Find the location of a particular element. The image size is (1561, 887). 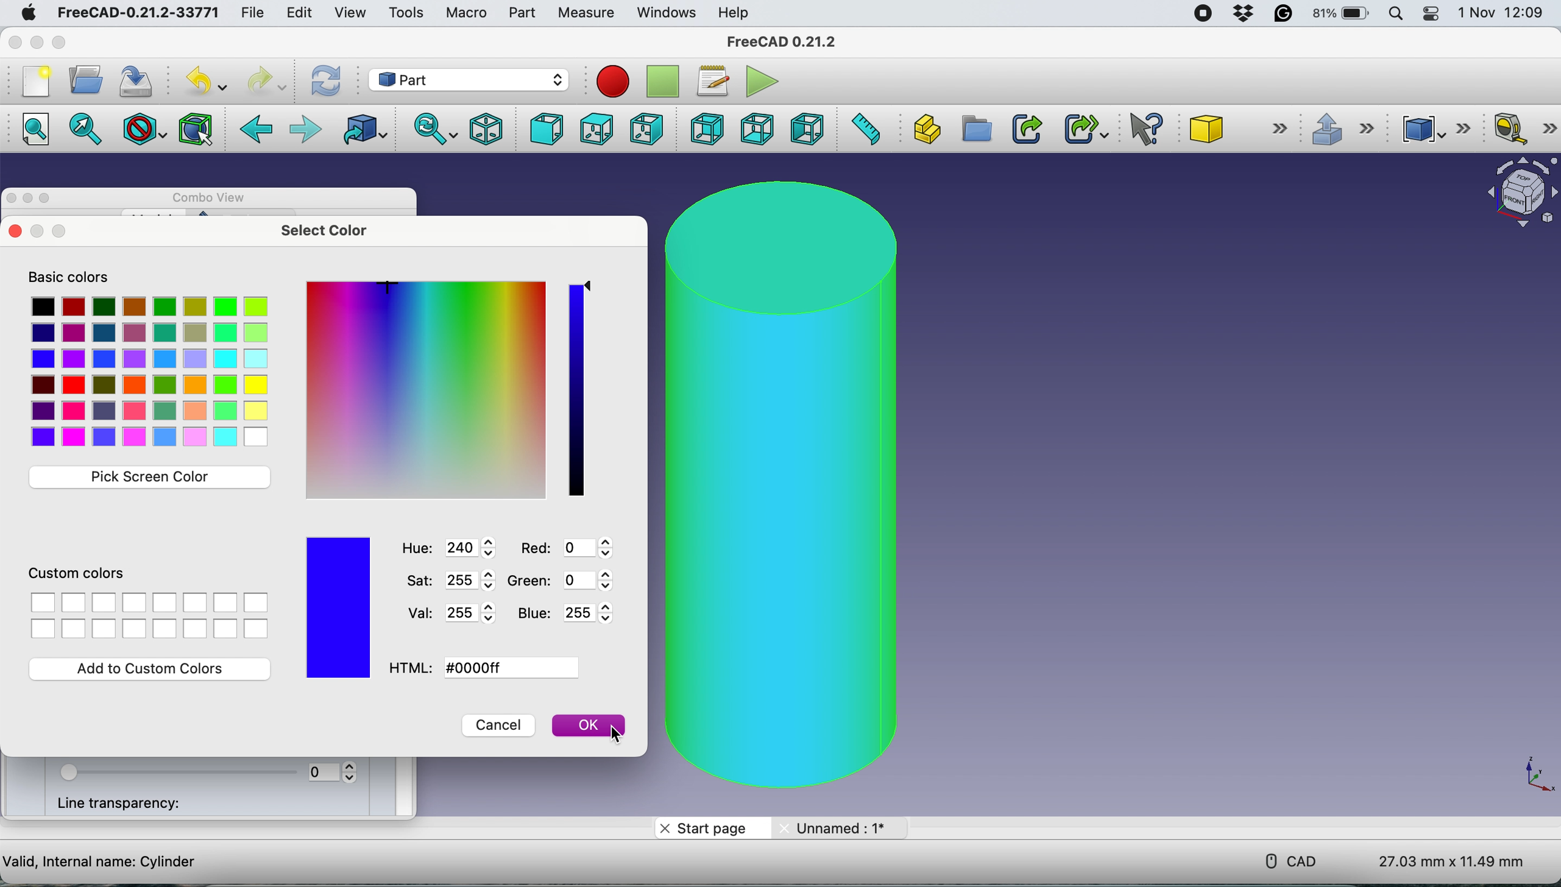

line transparency is located at coordinates (128, 805).